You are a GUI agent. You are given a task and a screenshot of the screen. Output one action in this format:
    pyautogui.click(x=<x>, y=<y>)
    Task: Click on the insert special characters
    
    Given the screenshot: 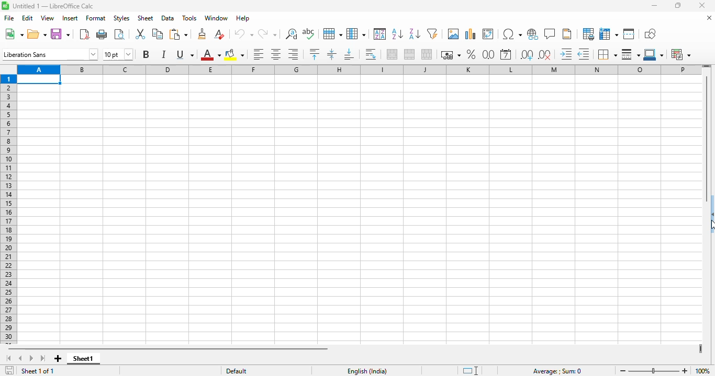 What is the action you would take?
    pyautogui.click(x=512, y=34)
    